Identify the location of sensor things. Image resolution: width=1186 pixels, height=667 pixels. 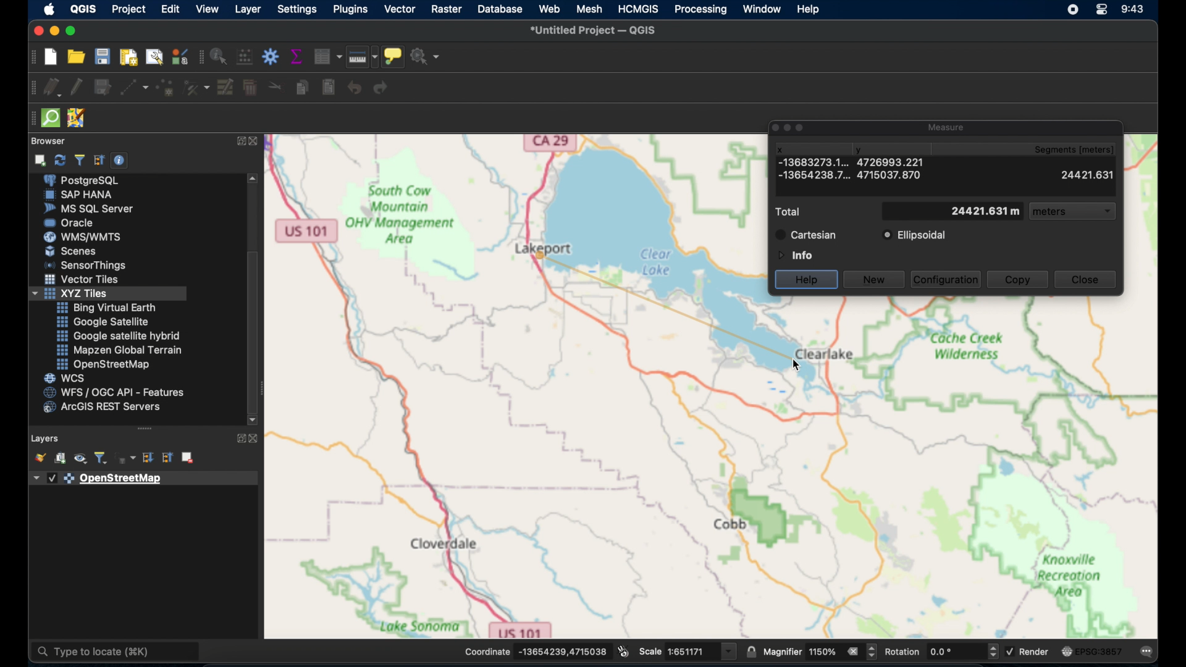
(88, 265).